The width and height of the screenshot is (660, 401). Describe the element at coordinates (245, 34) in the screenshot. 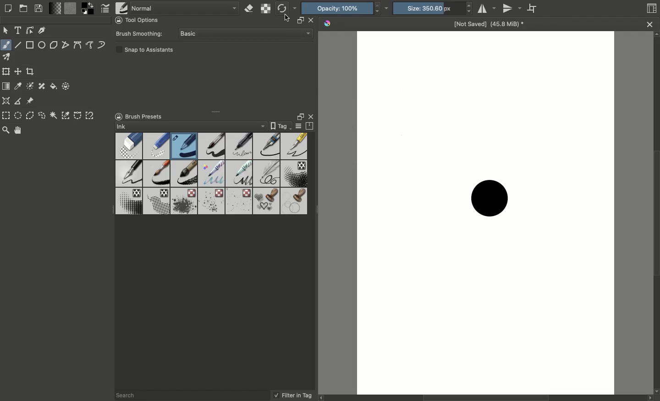

I see `Basic` at that location.